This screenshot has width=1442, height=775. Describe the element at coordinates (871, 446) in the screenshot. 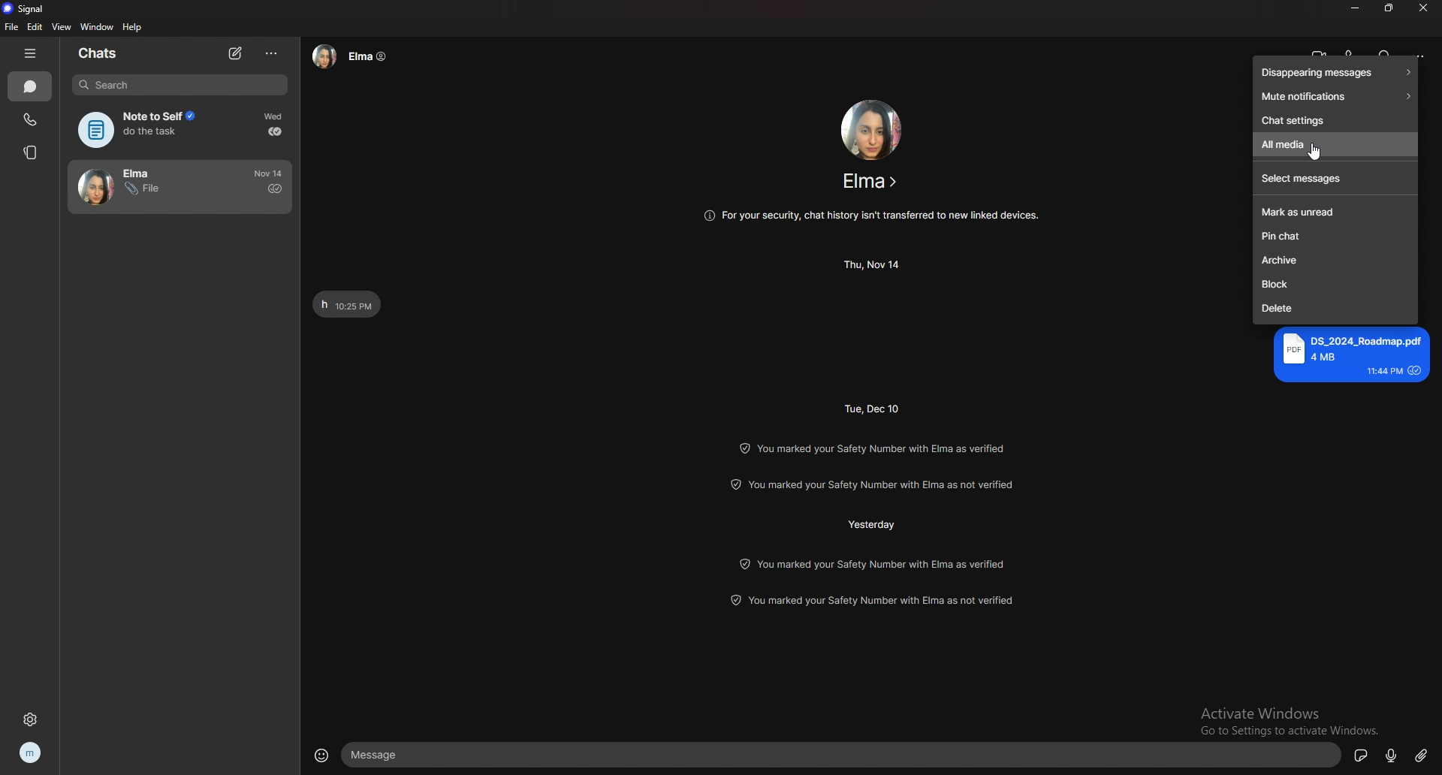

I see `info` at that location.